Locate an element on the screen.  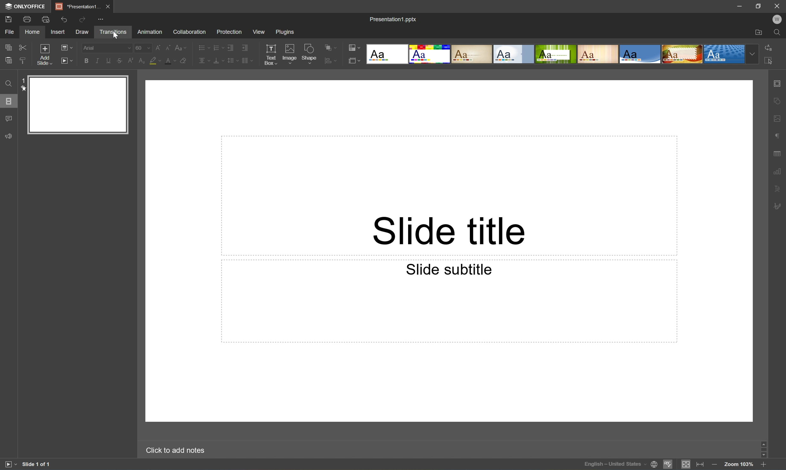
Bullets is located at coordinates (205, 47).